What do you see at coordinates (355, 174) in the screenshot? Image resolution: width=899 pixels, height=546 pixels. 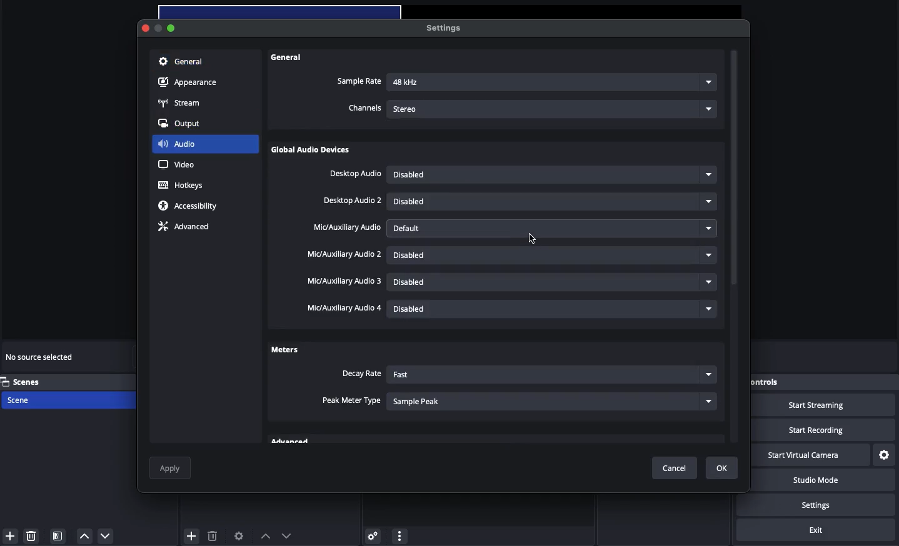 I see `Desktop audio` at bounding box center [355, 174].